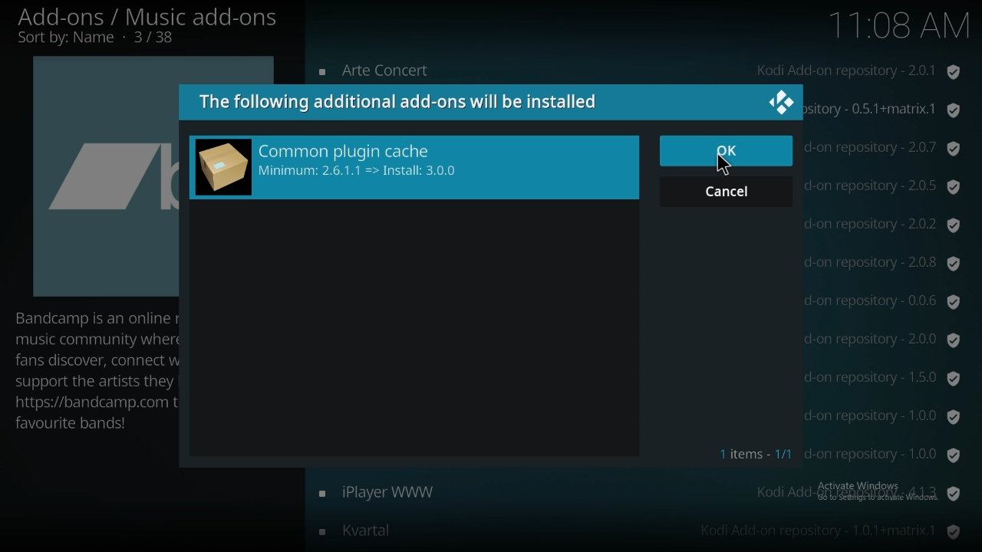 This screenshot has height=552, width=982. Describe the element at coordinates (756, 452) in the screenshot. I see `1 items` at that location.